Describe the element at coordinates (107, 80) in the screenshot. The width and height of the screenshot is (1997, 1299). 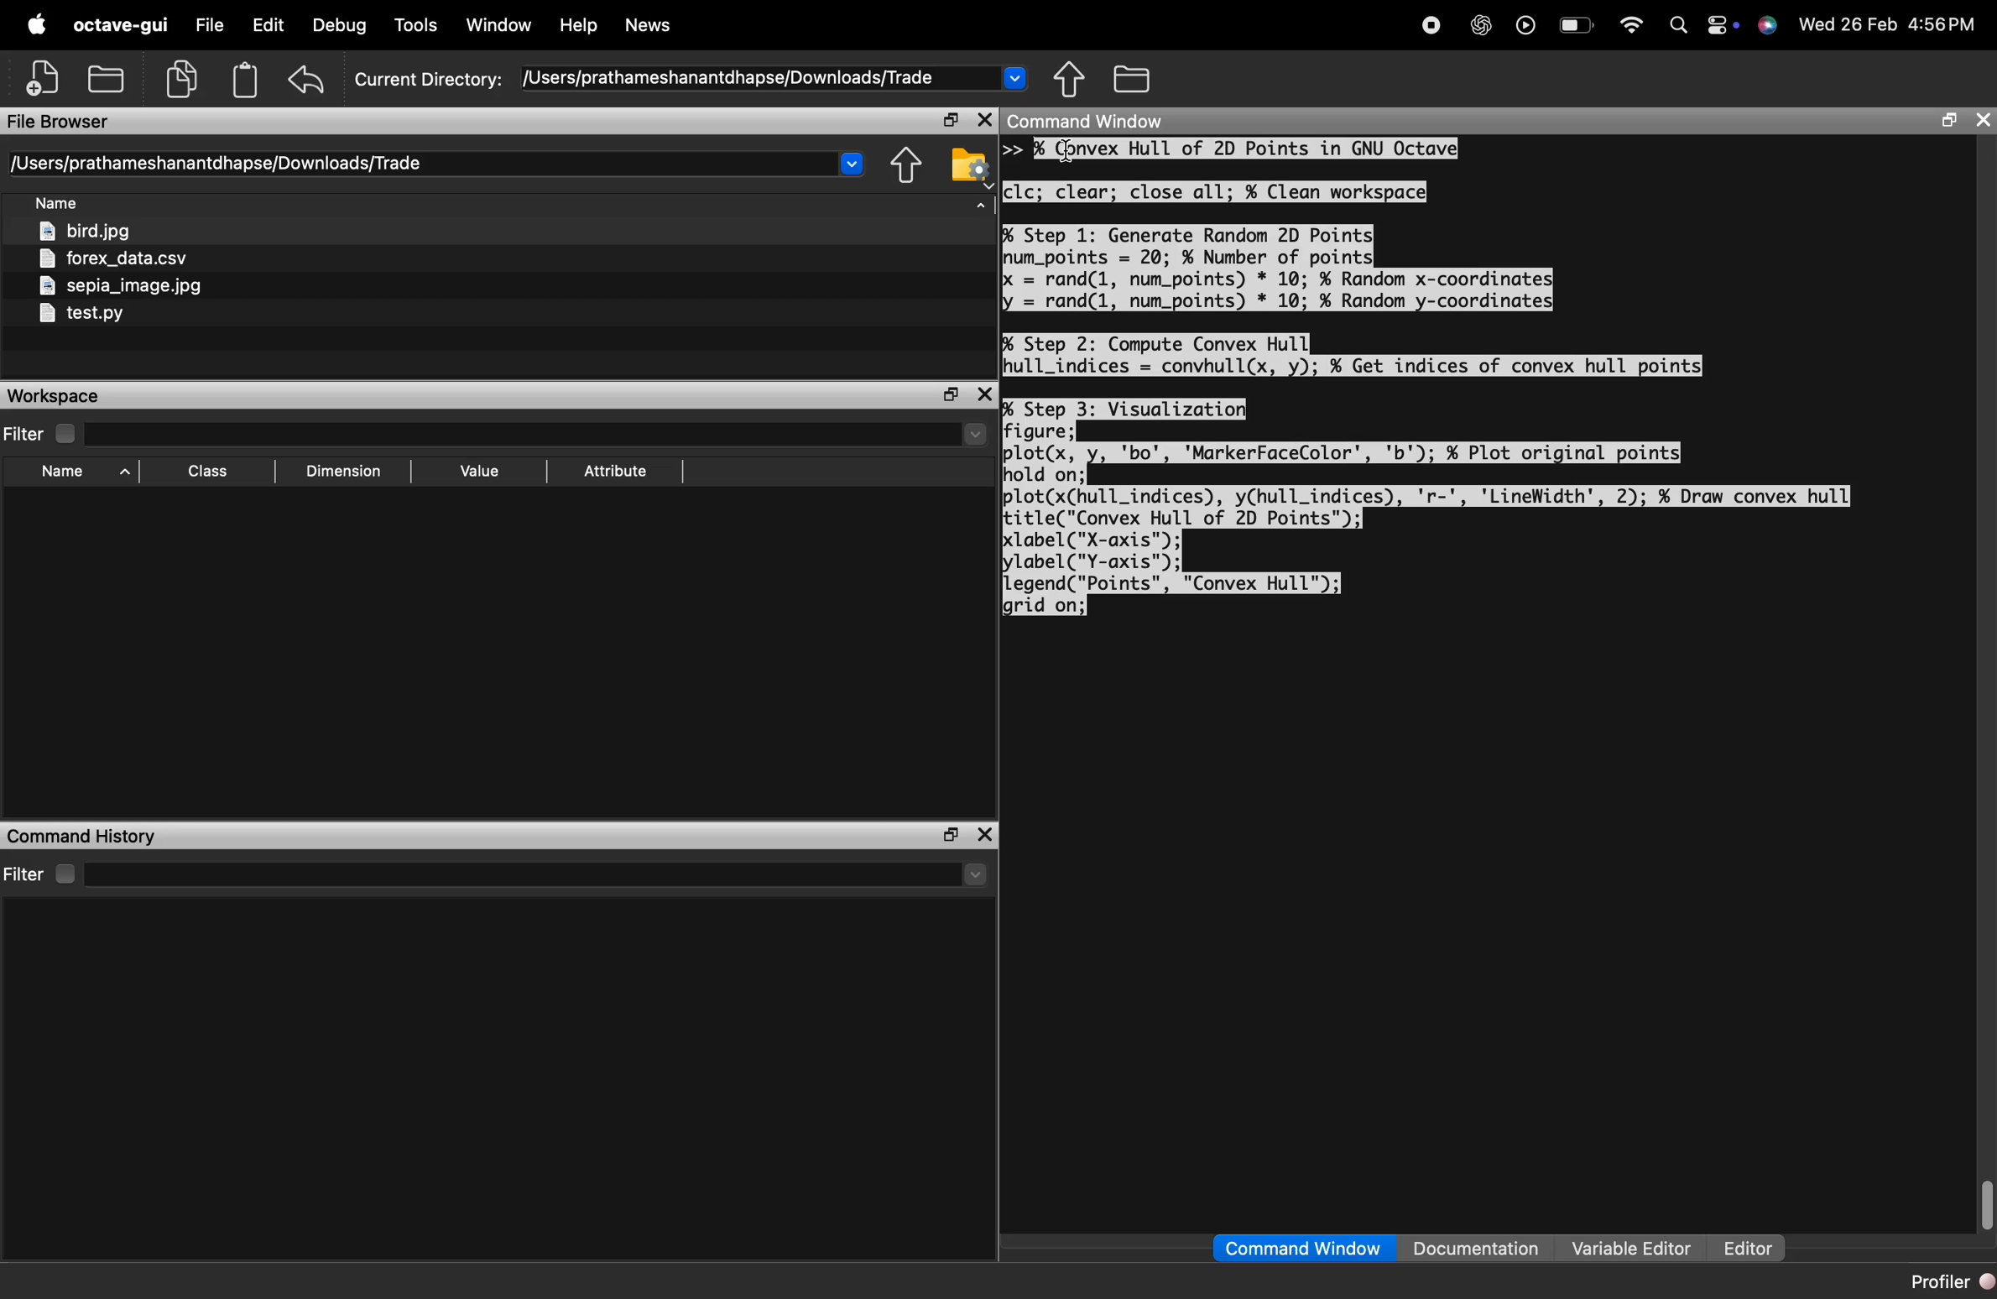
I see `open folder ` at that location.